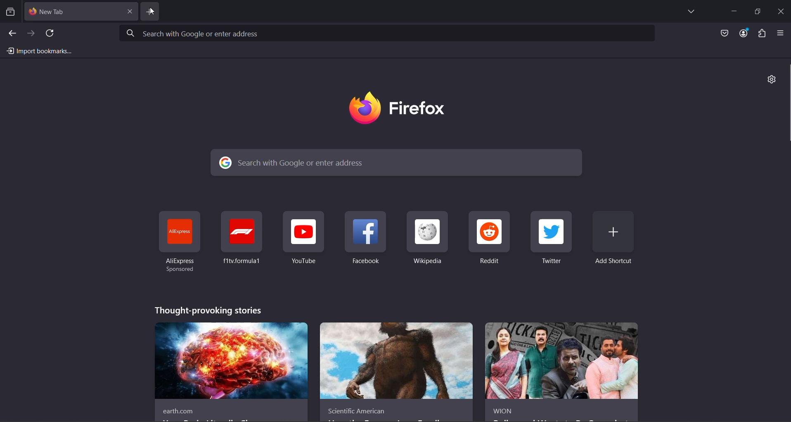 This screenshot has width=791, height=422. What do you see at coordinates (735, 9) in the screenshot?
I see `minimize` at bounding box center [735, 9].